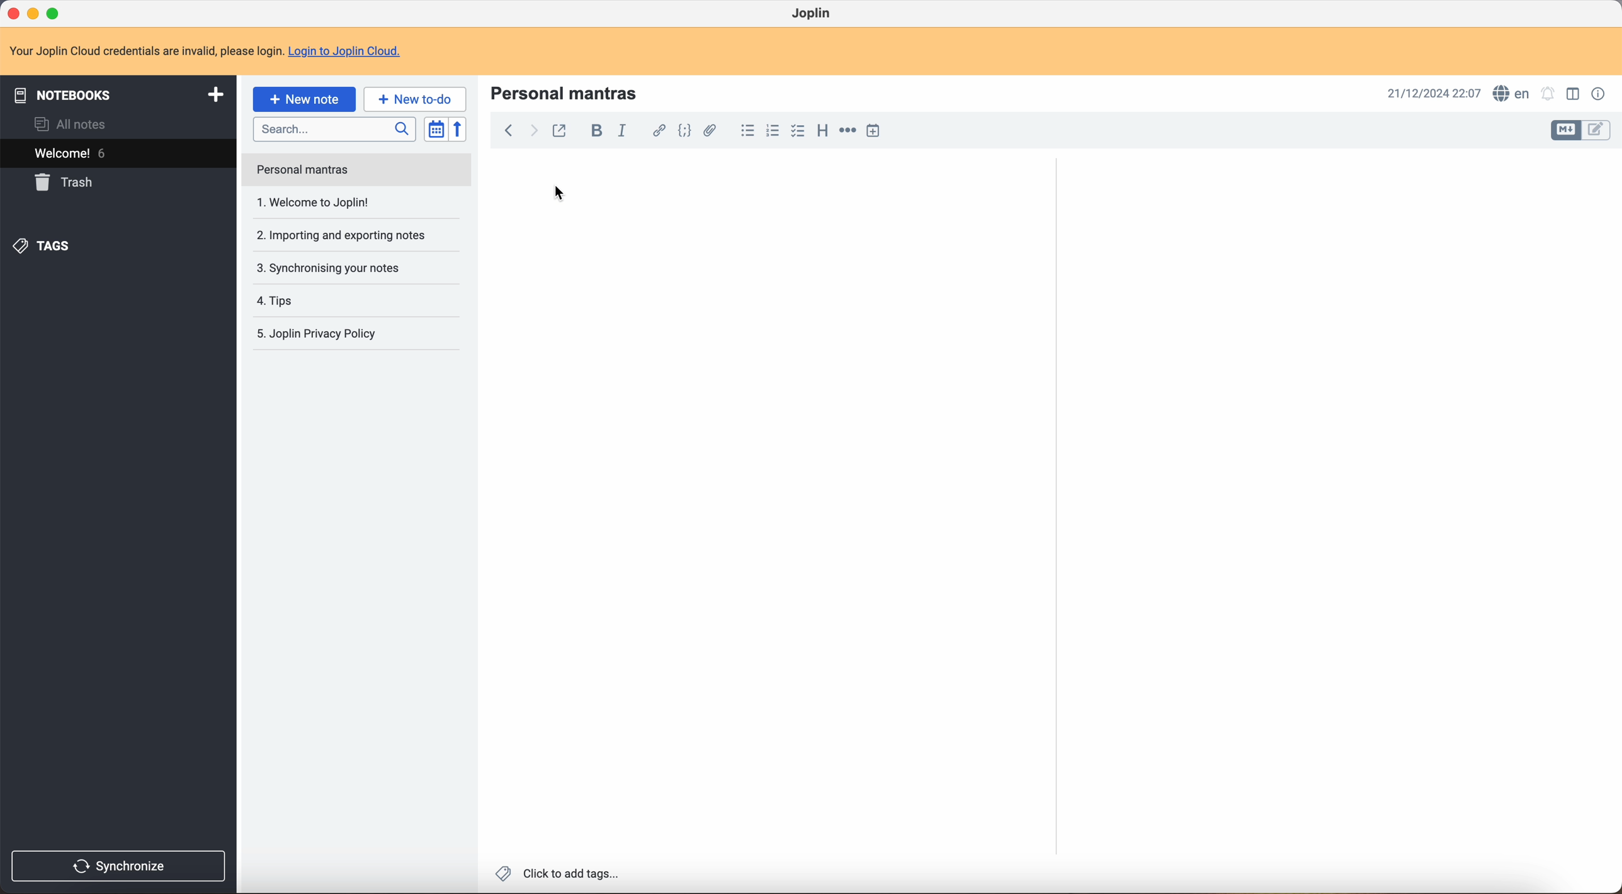  I want to click on body text, so click(760, 508).